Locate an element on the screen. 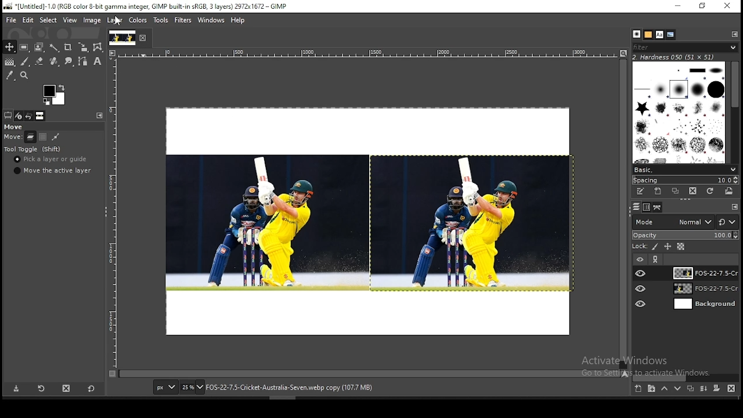  brush presets is located at coordinates (685, 169).